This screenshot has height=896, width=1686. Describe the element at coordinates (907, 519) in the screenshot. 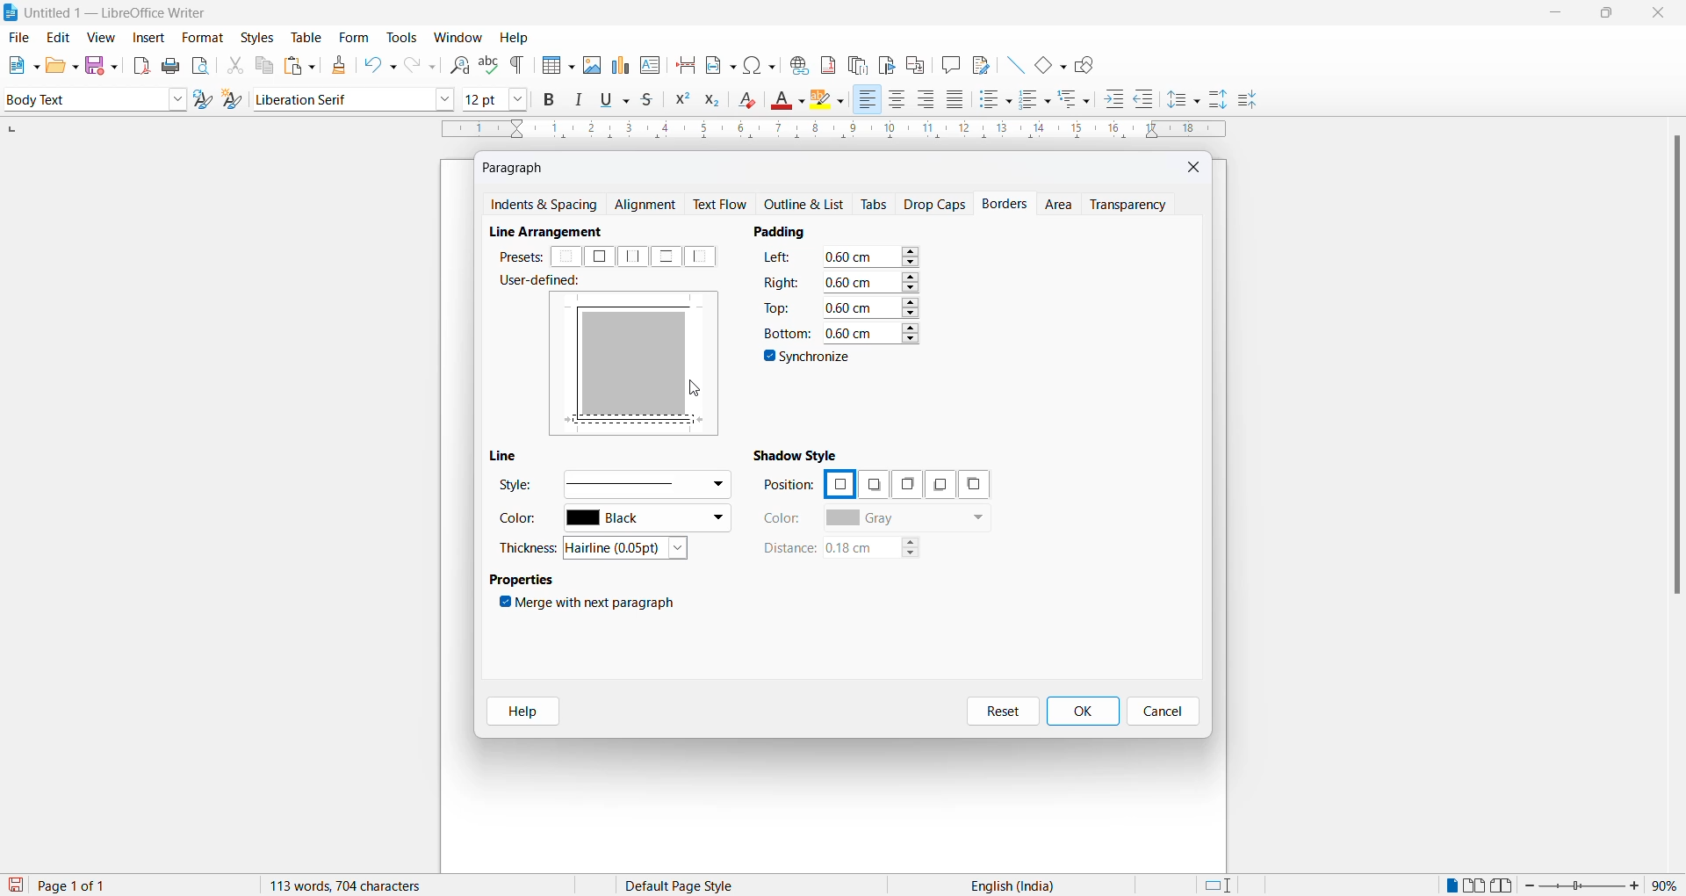

I see `color options` at that location.